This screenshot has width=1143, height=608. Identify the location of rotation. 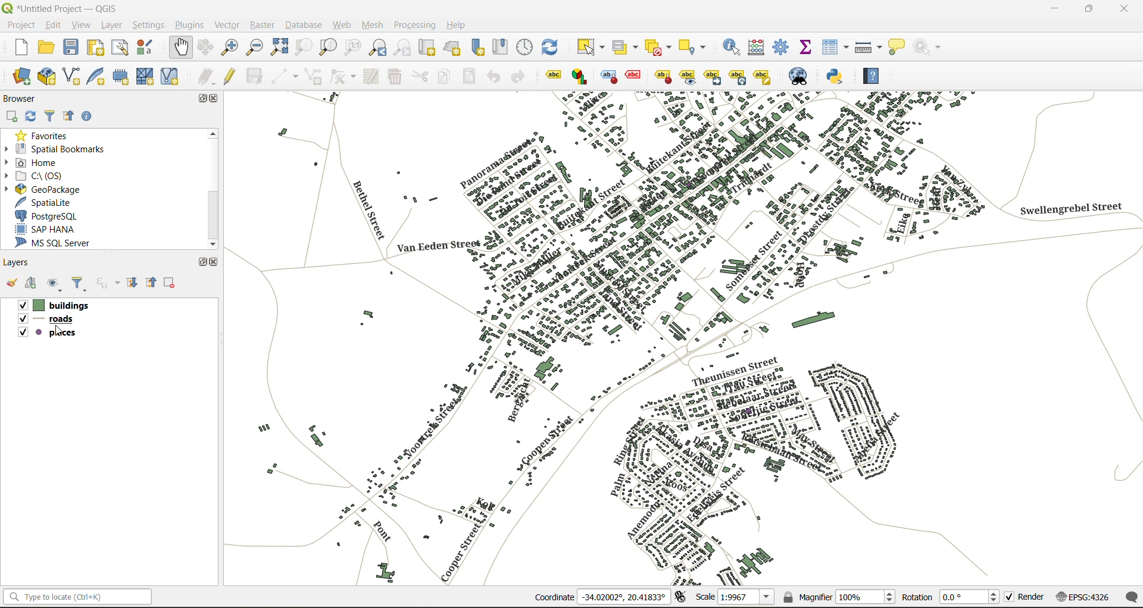
(948, 596).